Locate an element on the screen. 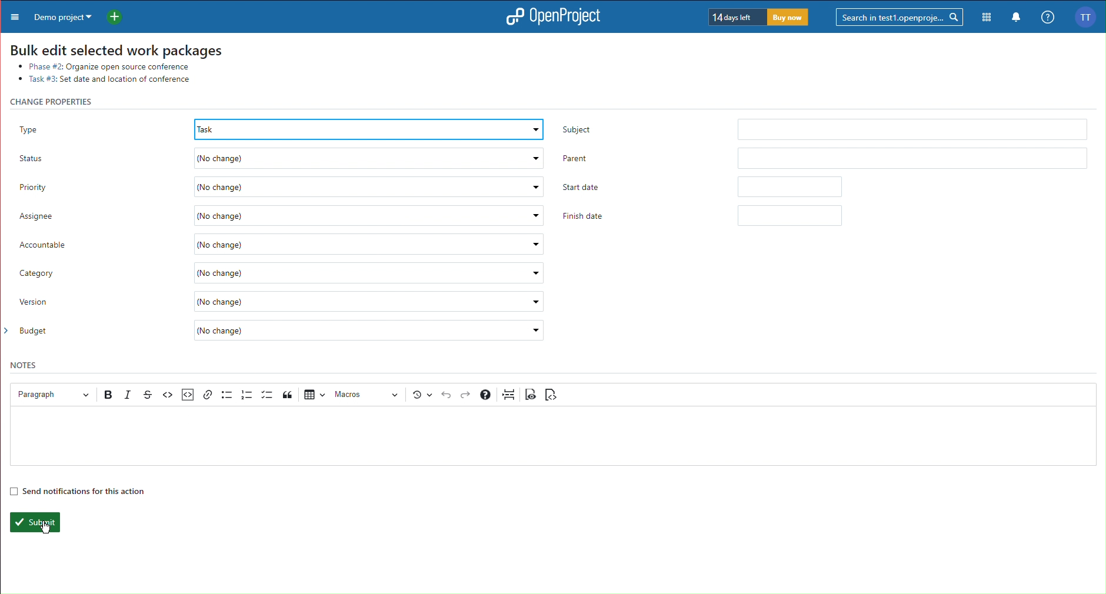  Subject is located at coordinates (822, 127).